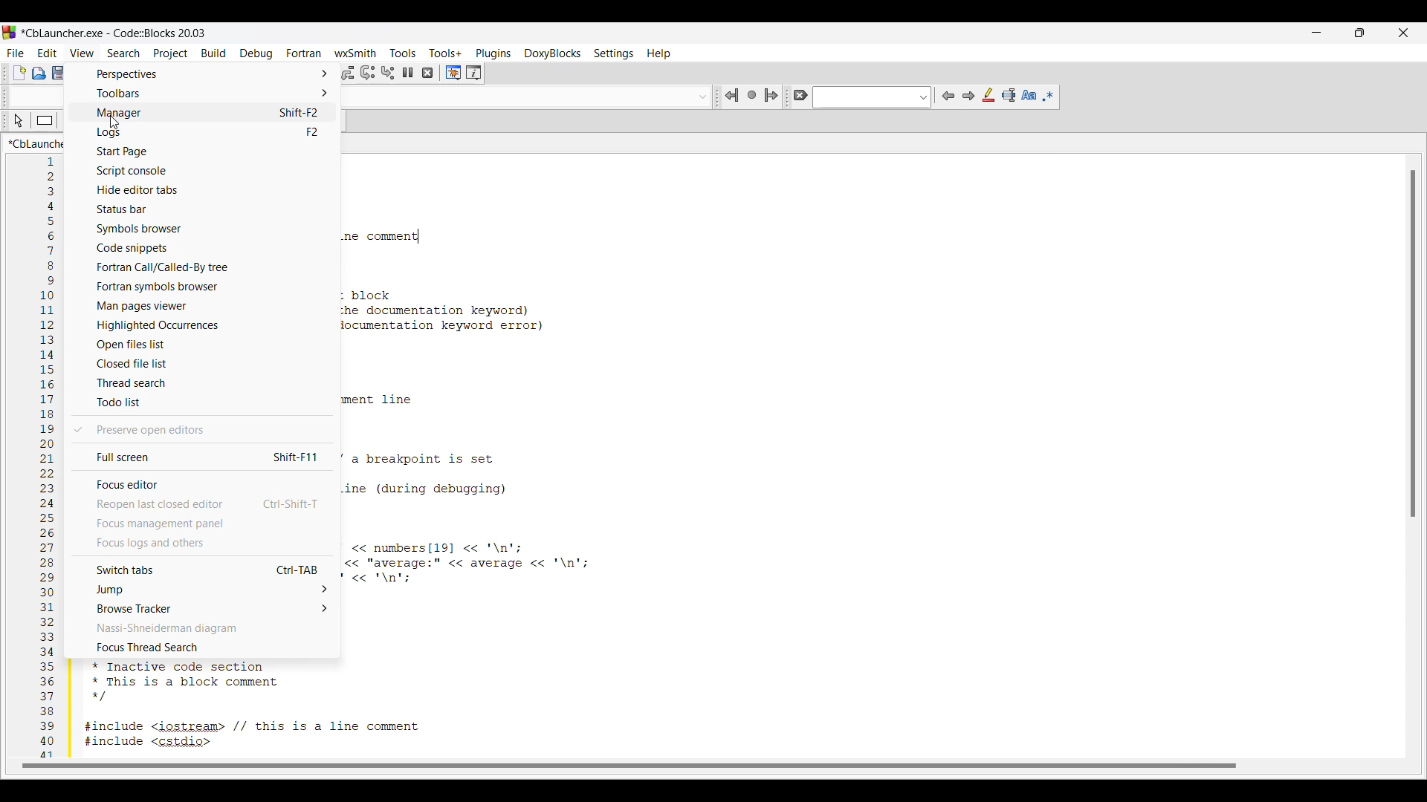  What do you see at coordinates (1403, 33) in the screenshot?
I see `Close interface` at bounding box center [1403, 33].